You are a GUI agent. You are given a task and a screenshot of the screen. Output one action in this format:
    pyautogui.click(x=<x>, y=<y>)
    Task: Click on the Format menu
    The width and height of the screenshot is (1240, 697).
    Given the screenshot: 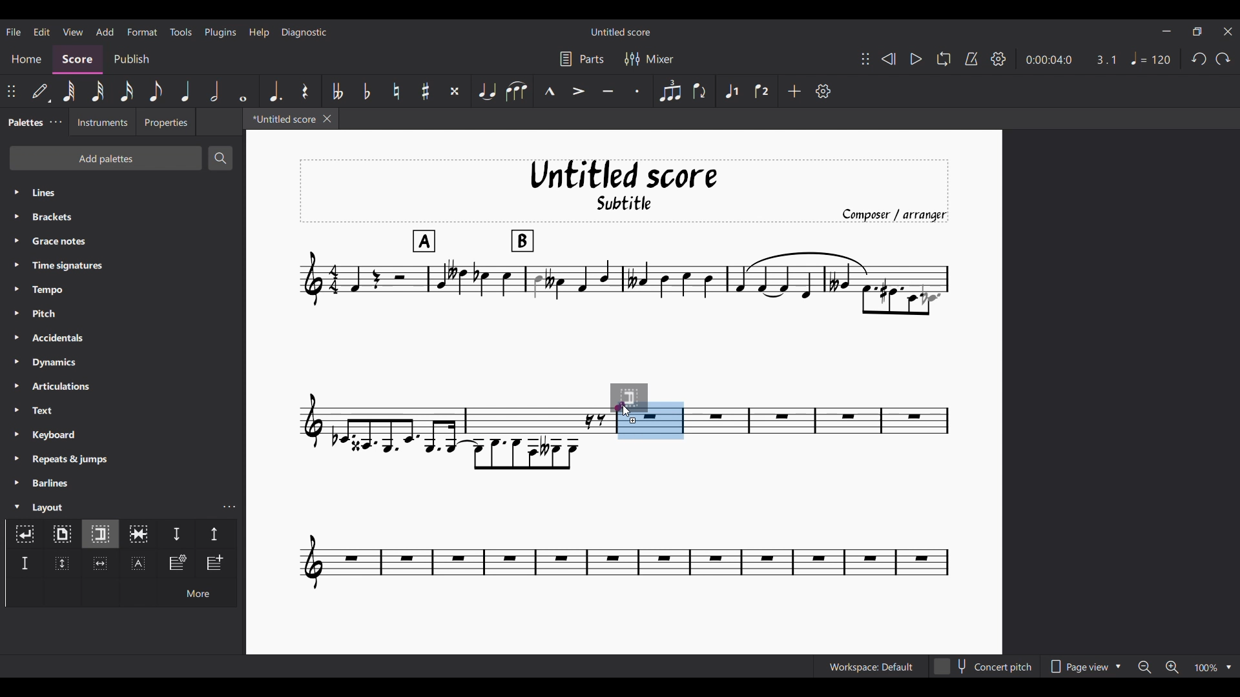 What is the action you would take?
    pyautogui.click(x=143, y=32)
    